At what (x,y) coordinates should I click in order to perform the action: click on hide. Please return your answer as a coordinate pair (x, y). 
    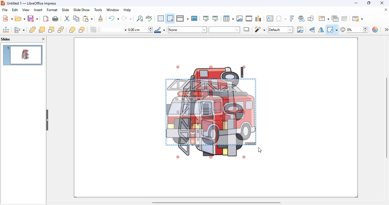
    Looking at the image, I should click on (47, 120).